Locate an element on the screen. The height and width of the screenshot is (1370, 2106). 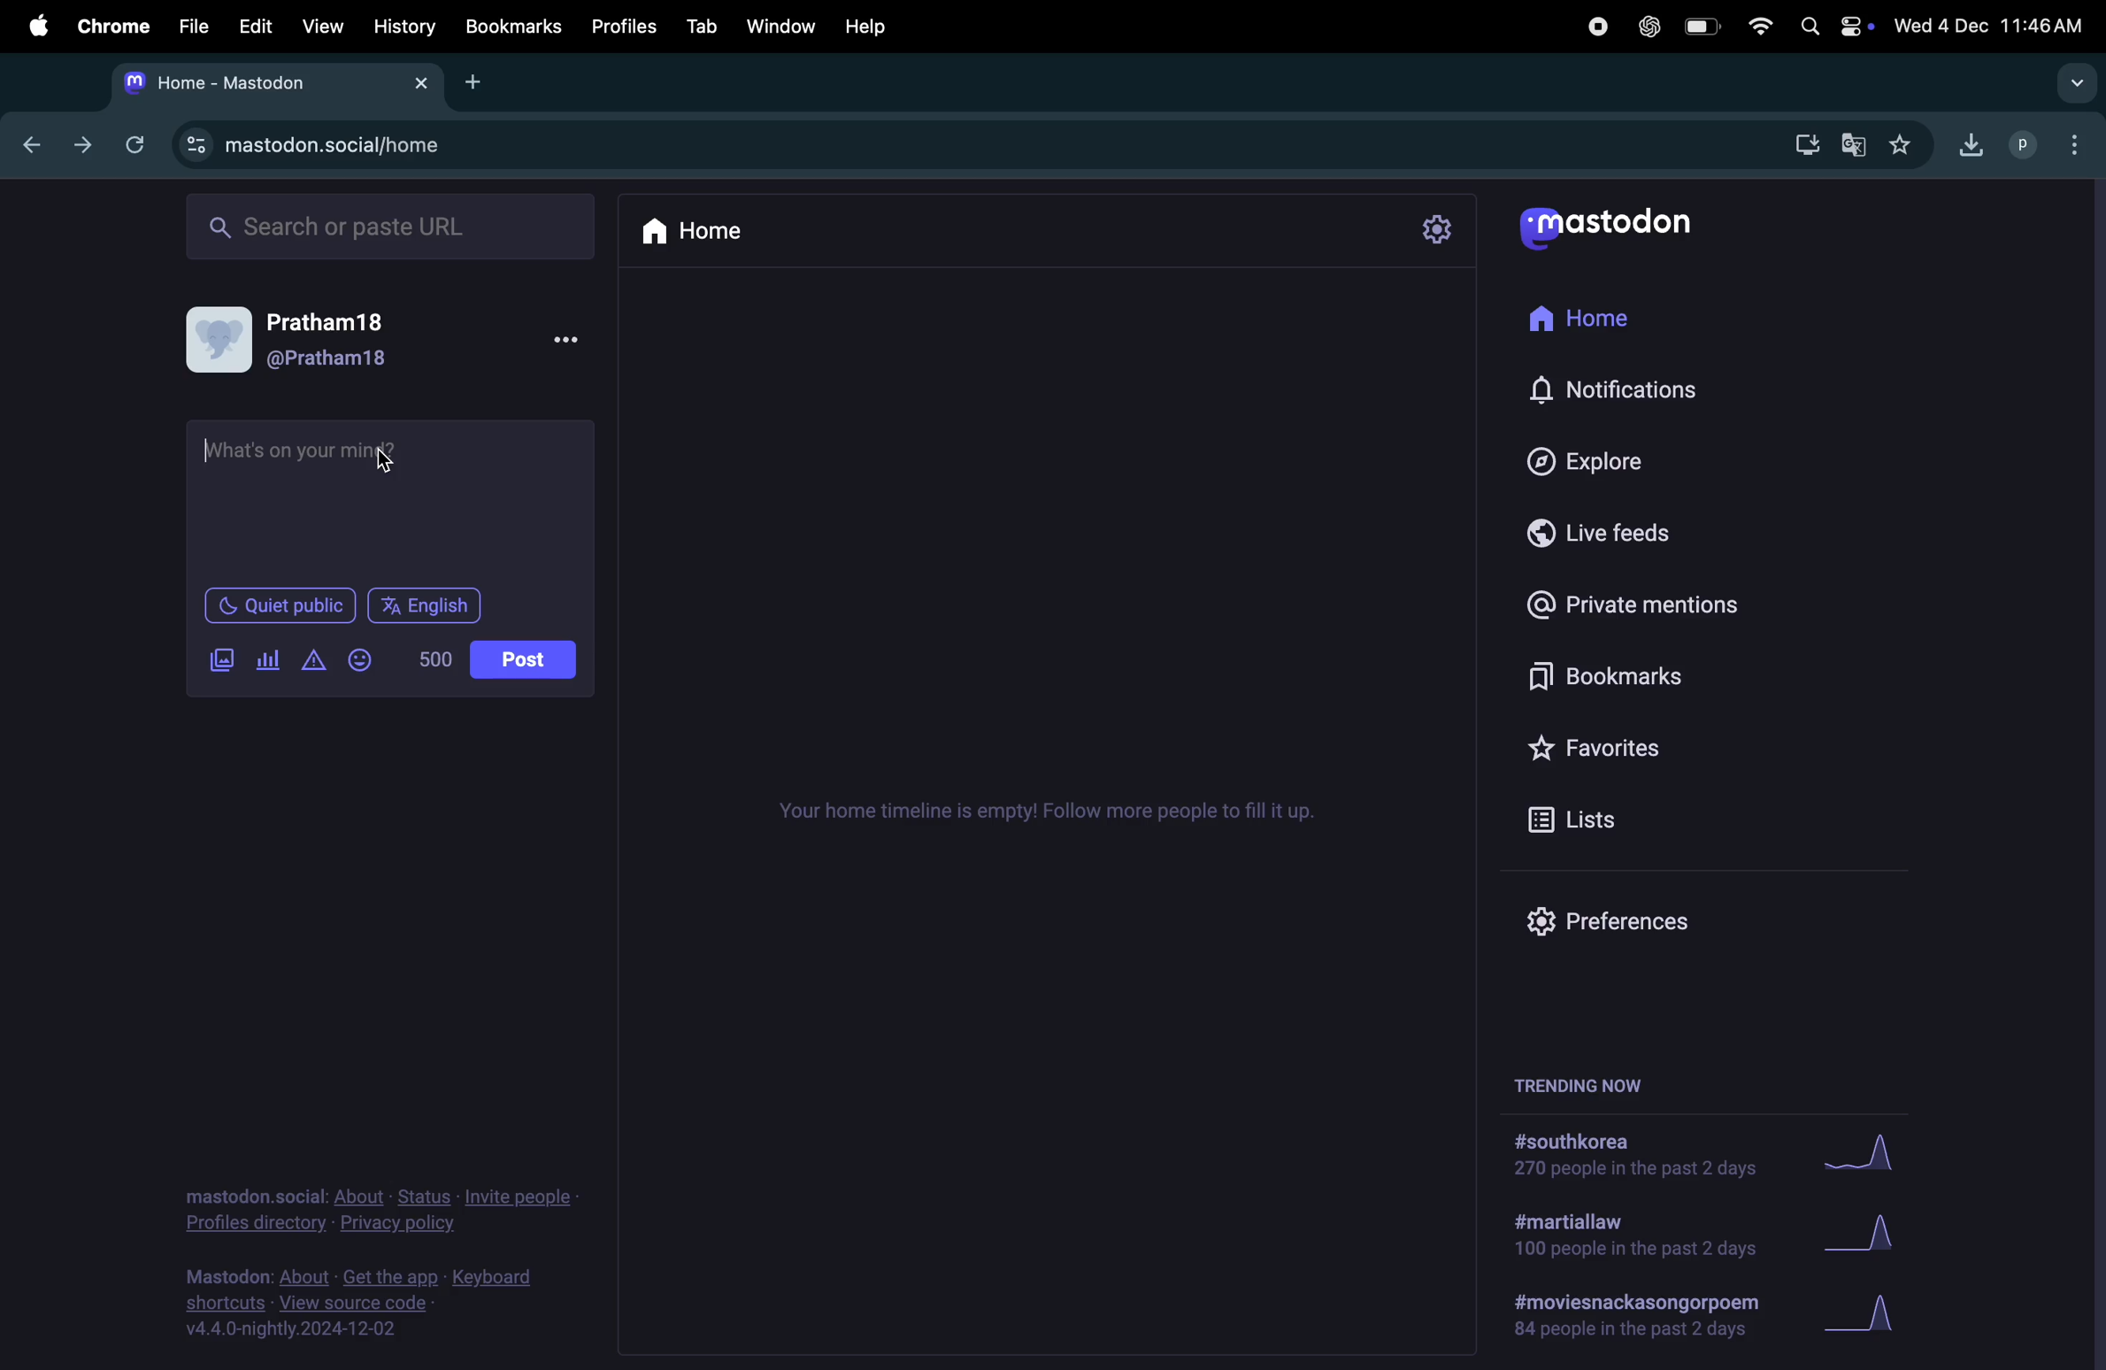
Window is located at coordinates (776, 28).